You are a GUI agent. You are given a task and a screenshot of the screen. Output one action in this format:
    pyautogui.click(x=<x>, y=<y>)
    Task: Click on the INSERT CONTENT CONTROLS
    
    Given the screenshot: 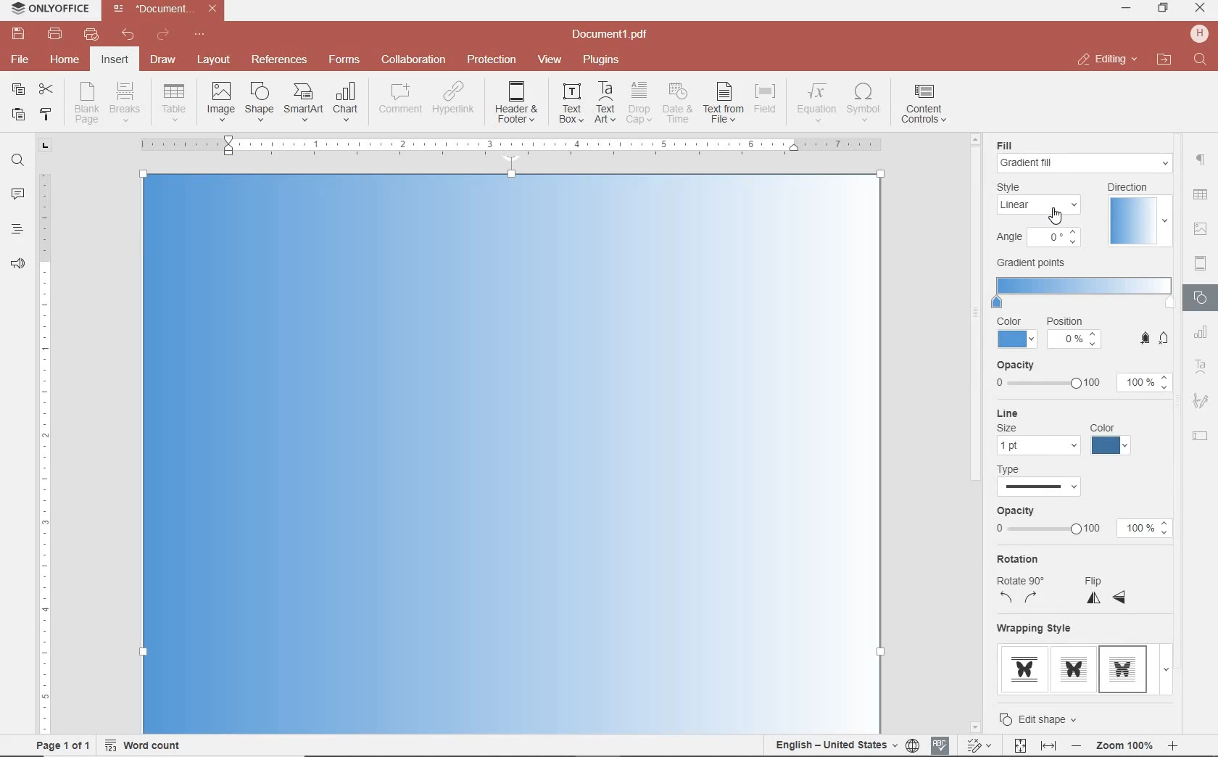 What is the action you would take?
    pyautogui.click(x=924, y=104)
    